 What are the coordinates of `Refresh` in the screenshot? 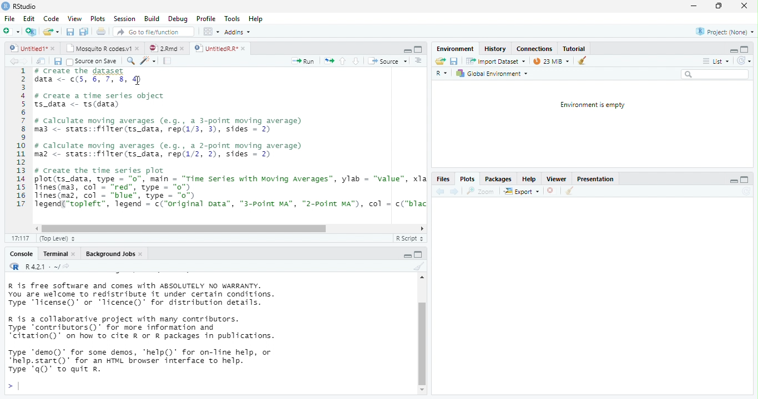 It's located at (744, 61).